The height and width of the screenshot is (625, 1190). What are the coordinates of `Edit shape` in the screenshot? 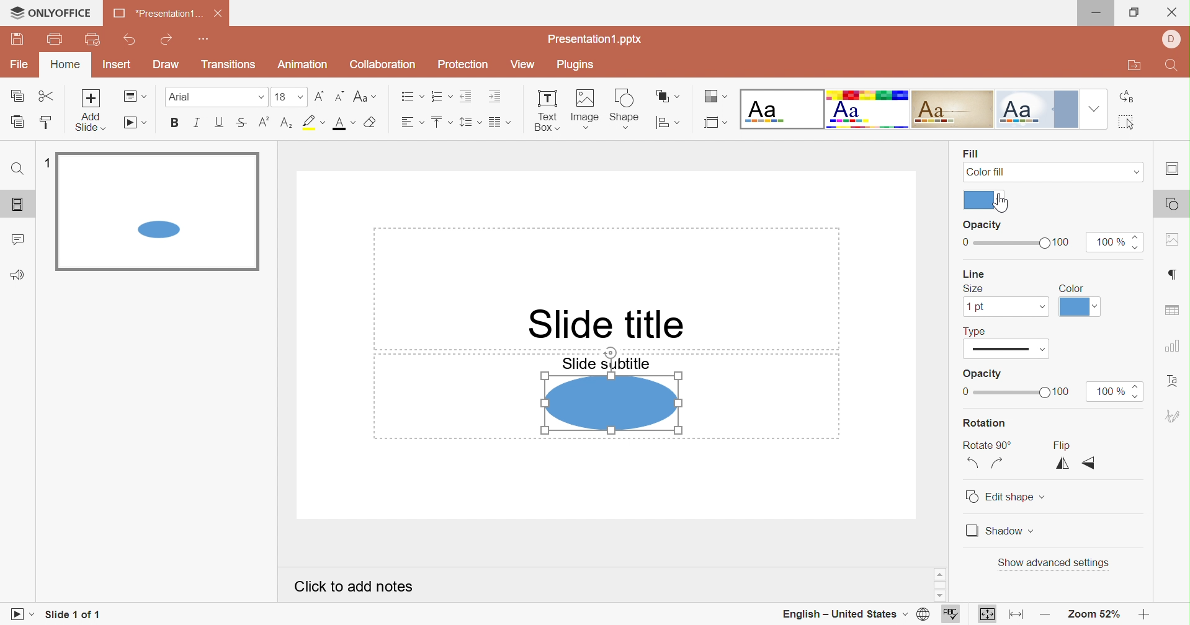 It's located at (1004, 497).